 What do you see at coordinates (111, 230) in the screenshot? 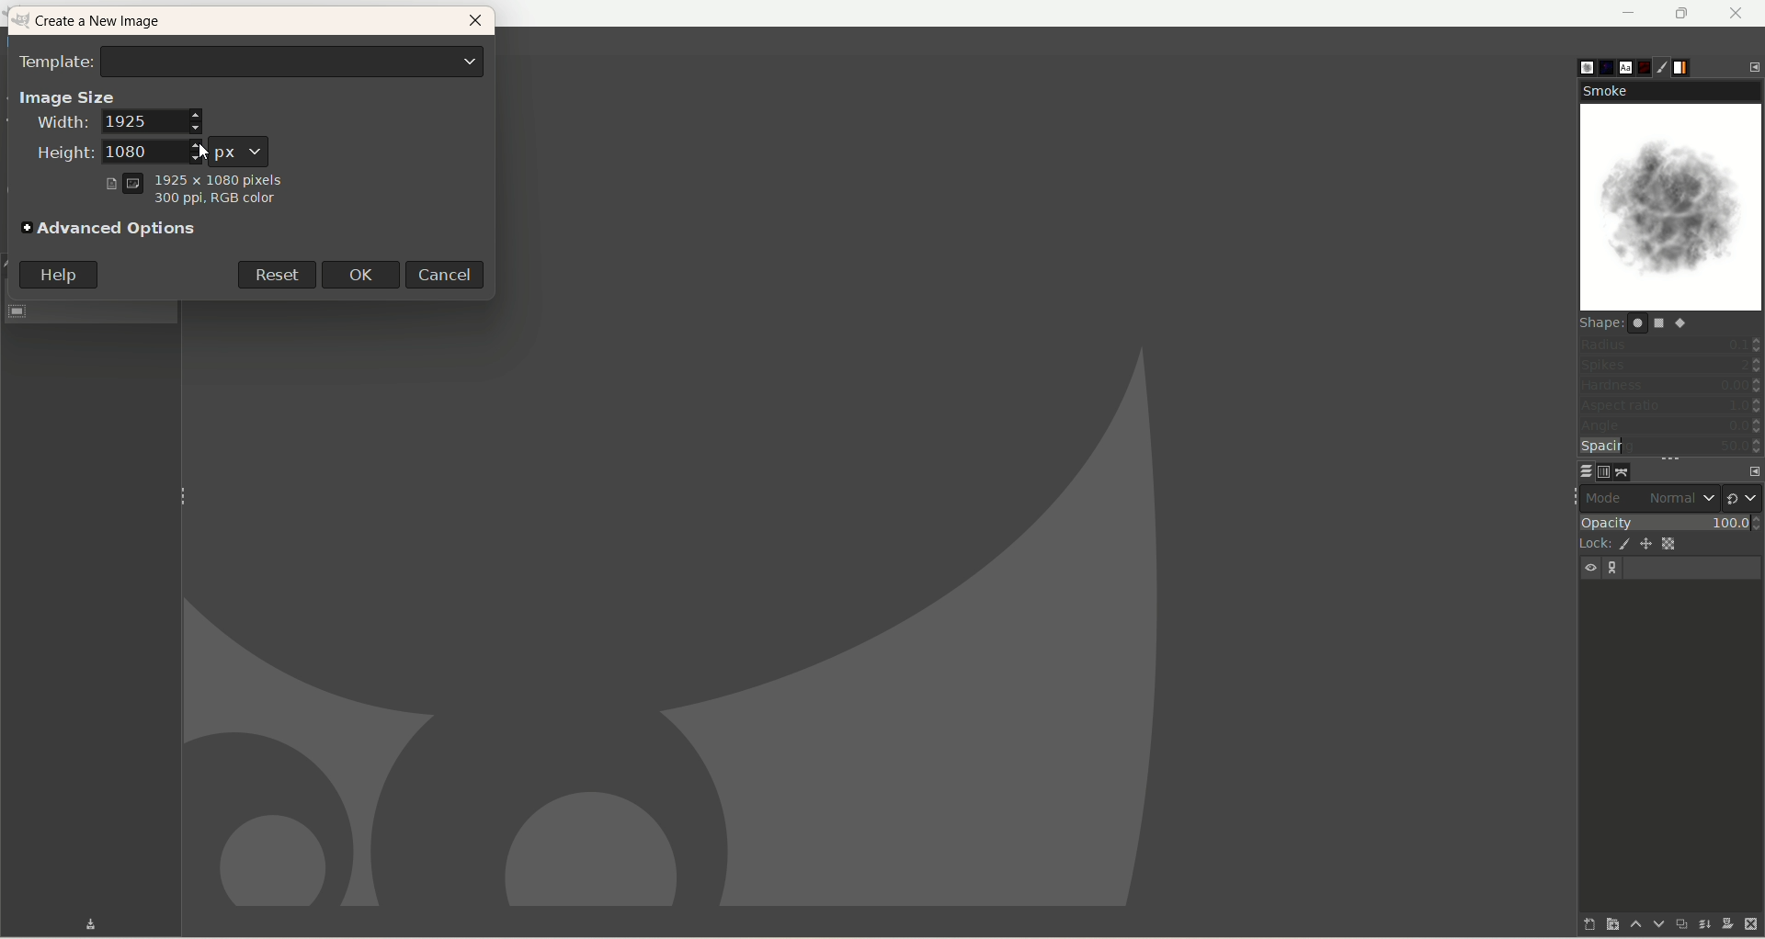
I see `advanced options` at bounding box center [111, 230].